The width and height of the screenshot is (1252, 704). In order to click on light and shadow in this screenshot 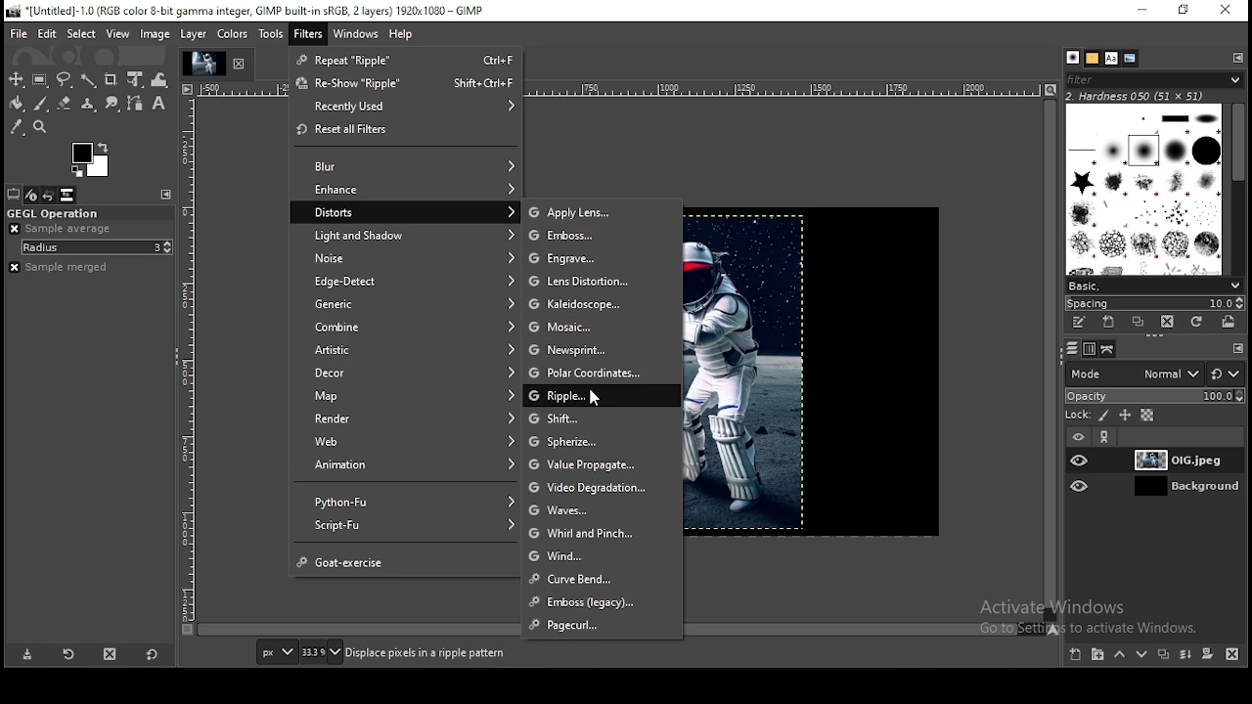, I will do `click(415, 235)`.